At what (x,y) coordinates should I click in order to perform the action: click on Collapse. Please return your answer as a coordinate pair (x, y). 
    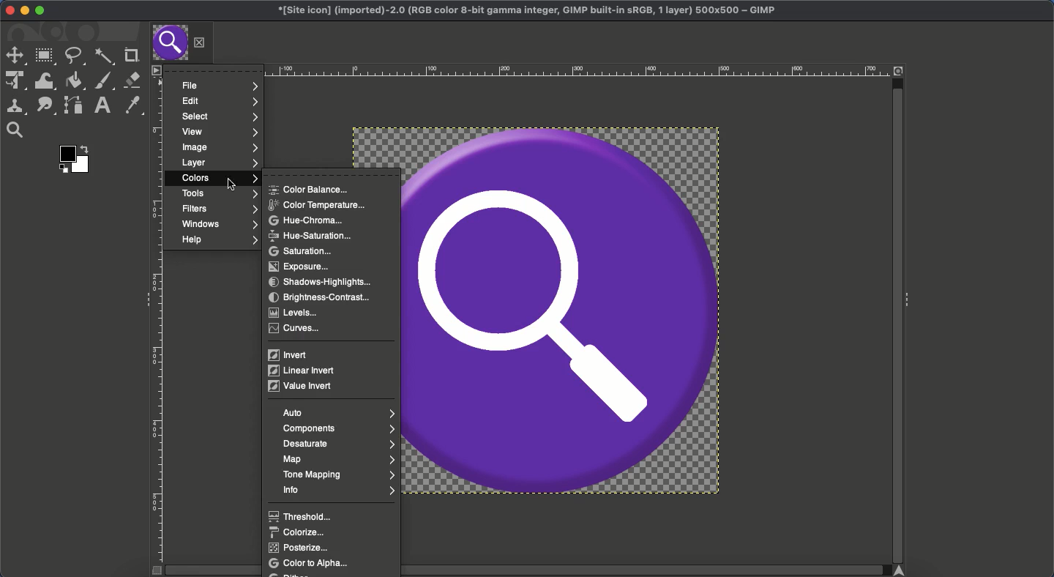
    Looking at the image, I should click on (144, 300).